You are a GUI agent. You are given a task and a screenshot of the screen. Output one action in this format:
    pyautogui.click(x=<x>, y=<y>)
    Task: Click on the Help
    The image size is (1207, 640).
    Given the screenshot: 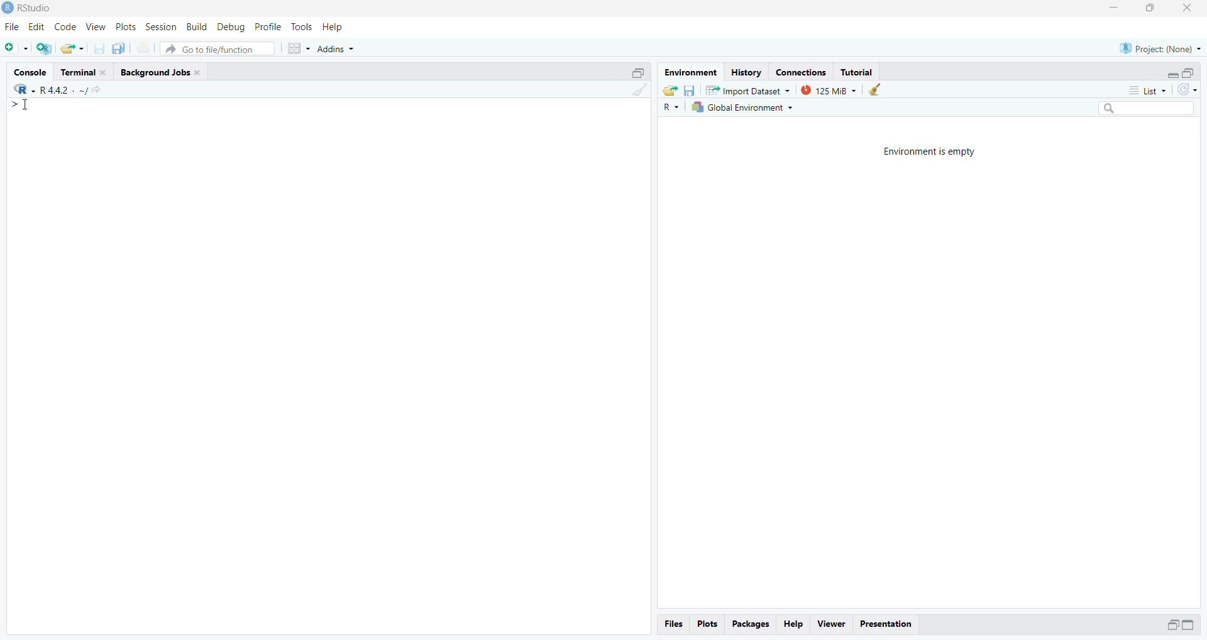 What is the action you would take?
    pyautogui.click(x=332, y=26)
    